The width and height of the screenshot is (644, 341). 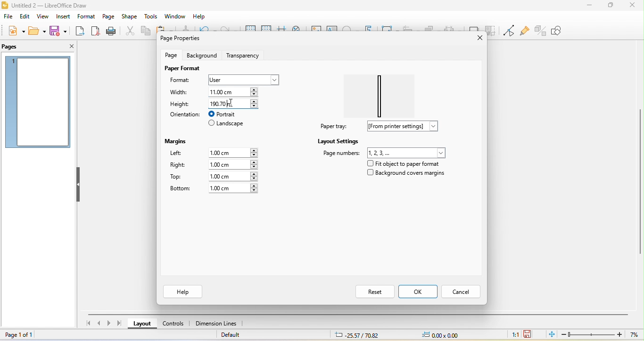 I want to click on 190.70 cm, so click(x=233, y=103).